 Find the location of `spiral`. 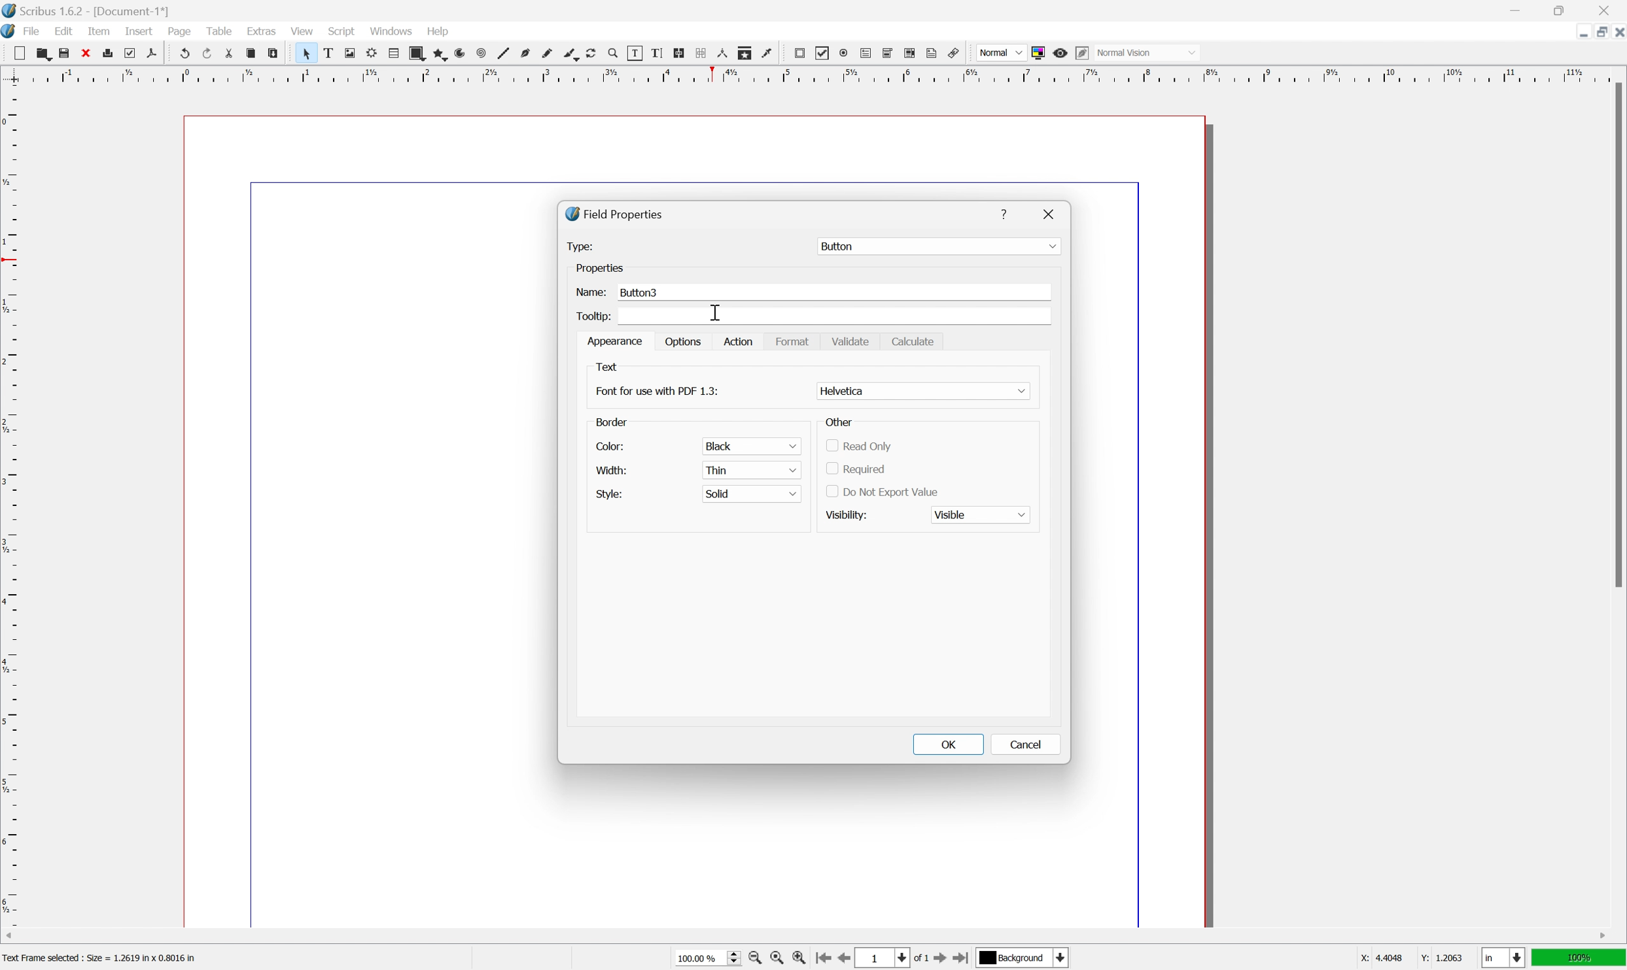

spiral is located at coordinates (481, 53).